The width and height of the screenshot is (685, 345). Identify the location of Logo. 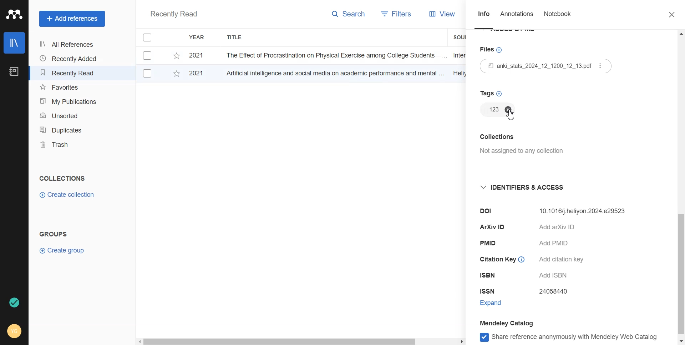
(14, 14).